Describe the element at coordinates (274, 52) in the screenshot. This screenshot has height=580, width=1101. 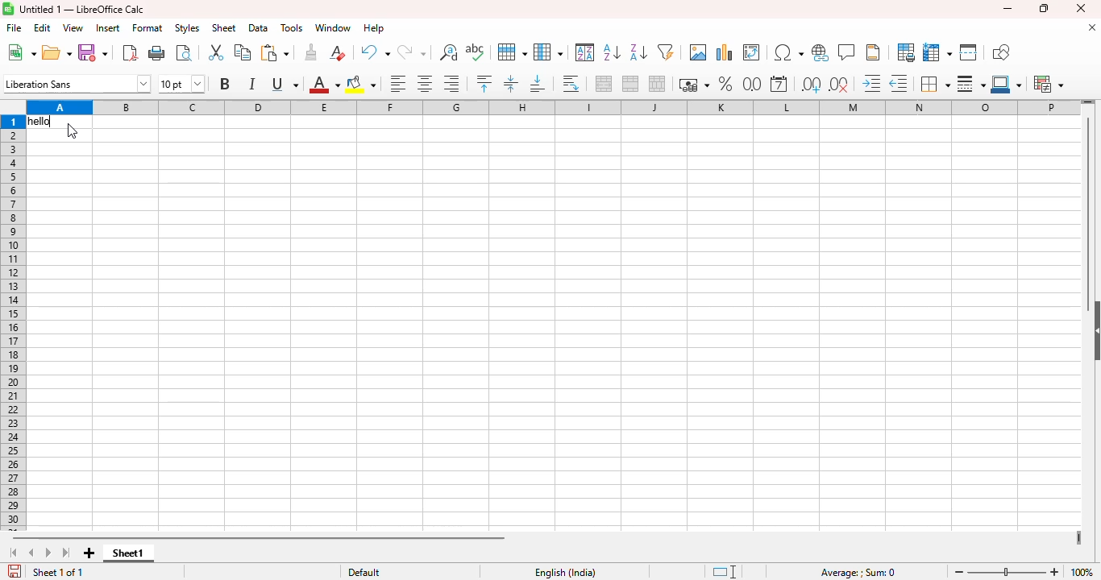
I see `paste` at that location.